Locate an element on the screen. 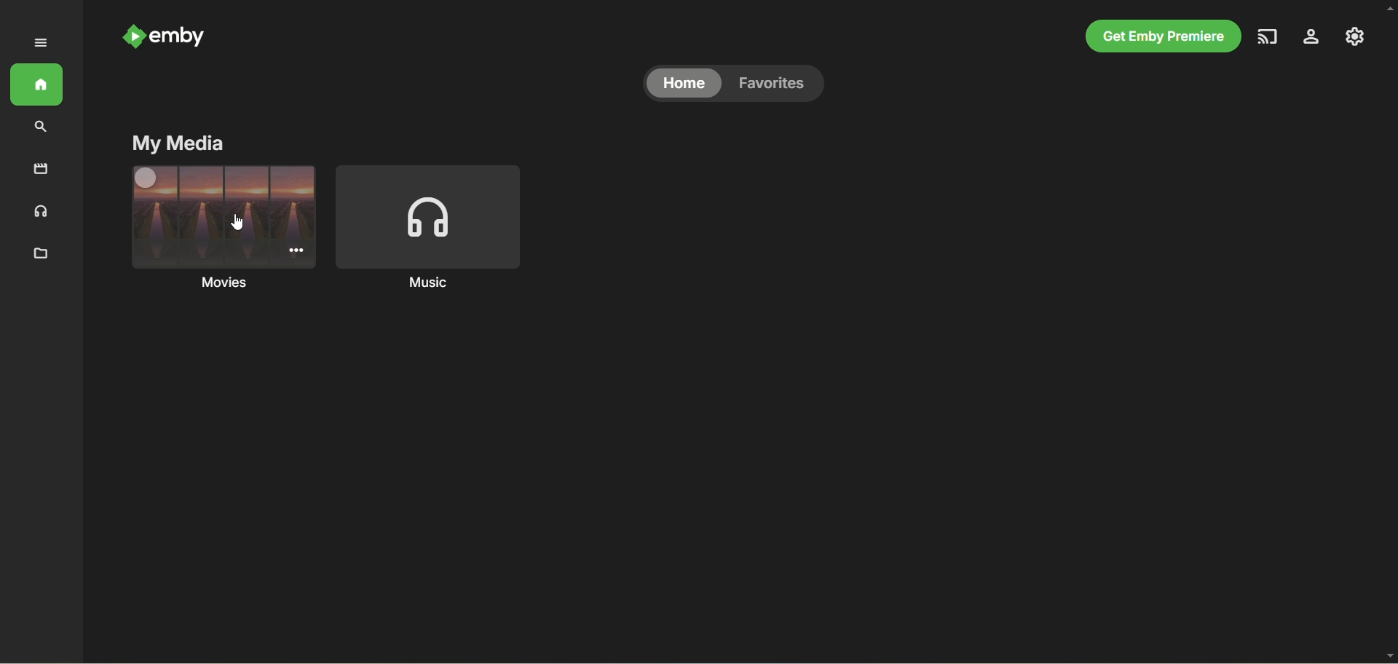 The width and height of the screenshot is (1398, 664). my media is located at coordinates (180, 145).